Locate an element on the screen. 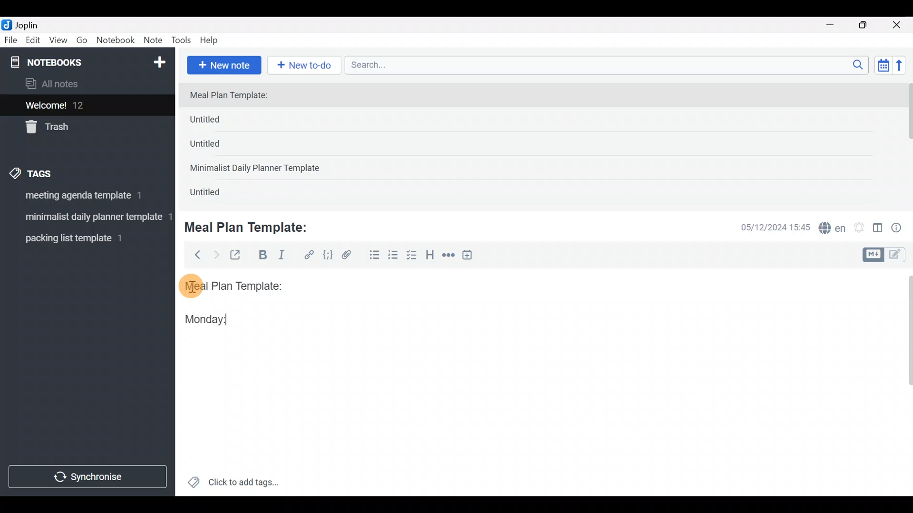  All notes is located at coordinates (85, 85).